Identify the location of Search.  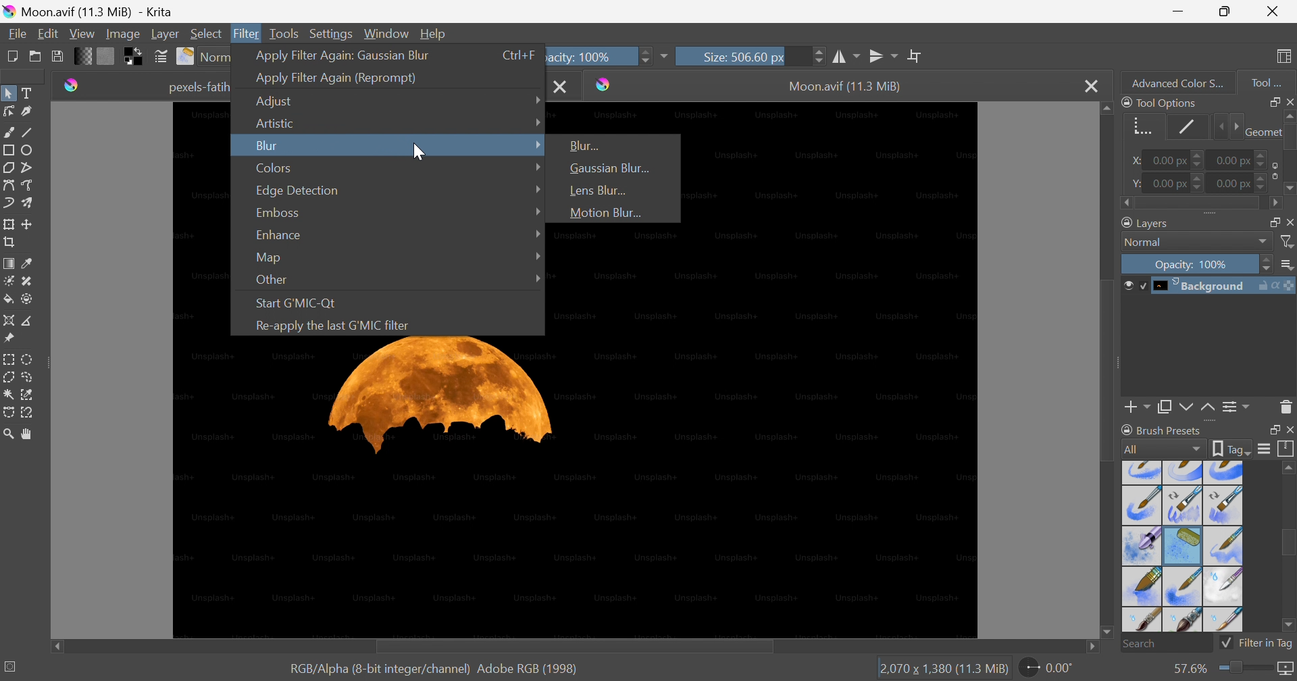
(1166, 644).